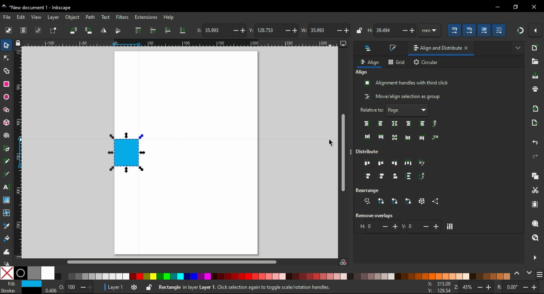 The width and height of the screenshot is (544, 294). I want to click on object rotate 90 CCW, so click(75, 30).